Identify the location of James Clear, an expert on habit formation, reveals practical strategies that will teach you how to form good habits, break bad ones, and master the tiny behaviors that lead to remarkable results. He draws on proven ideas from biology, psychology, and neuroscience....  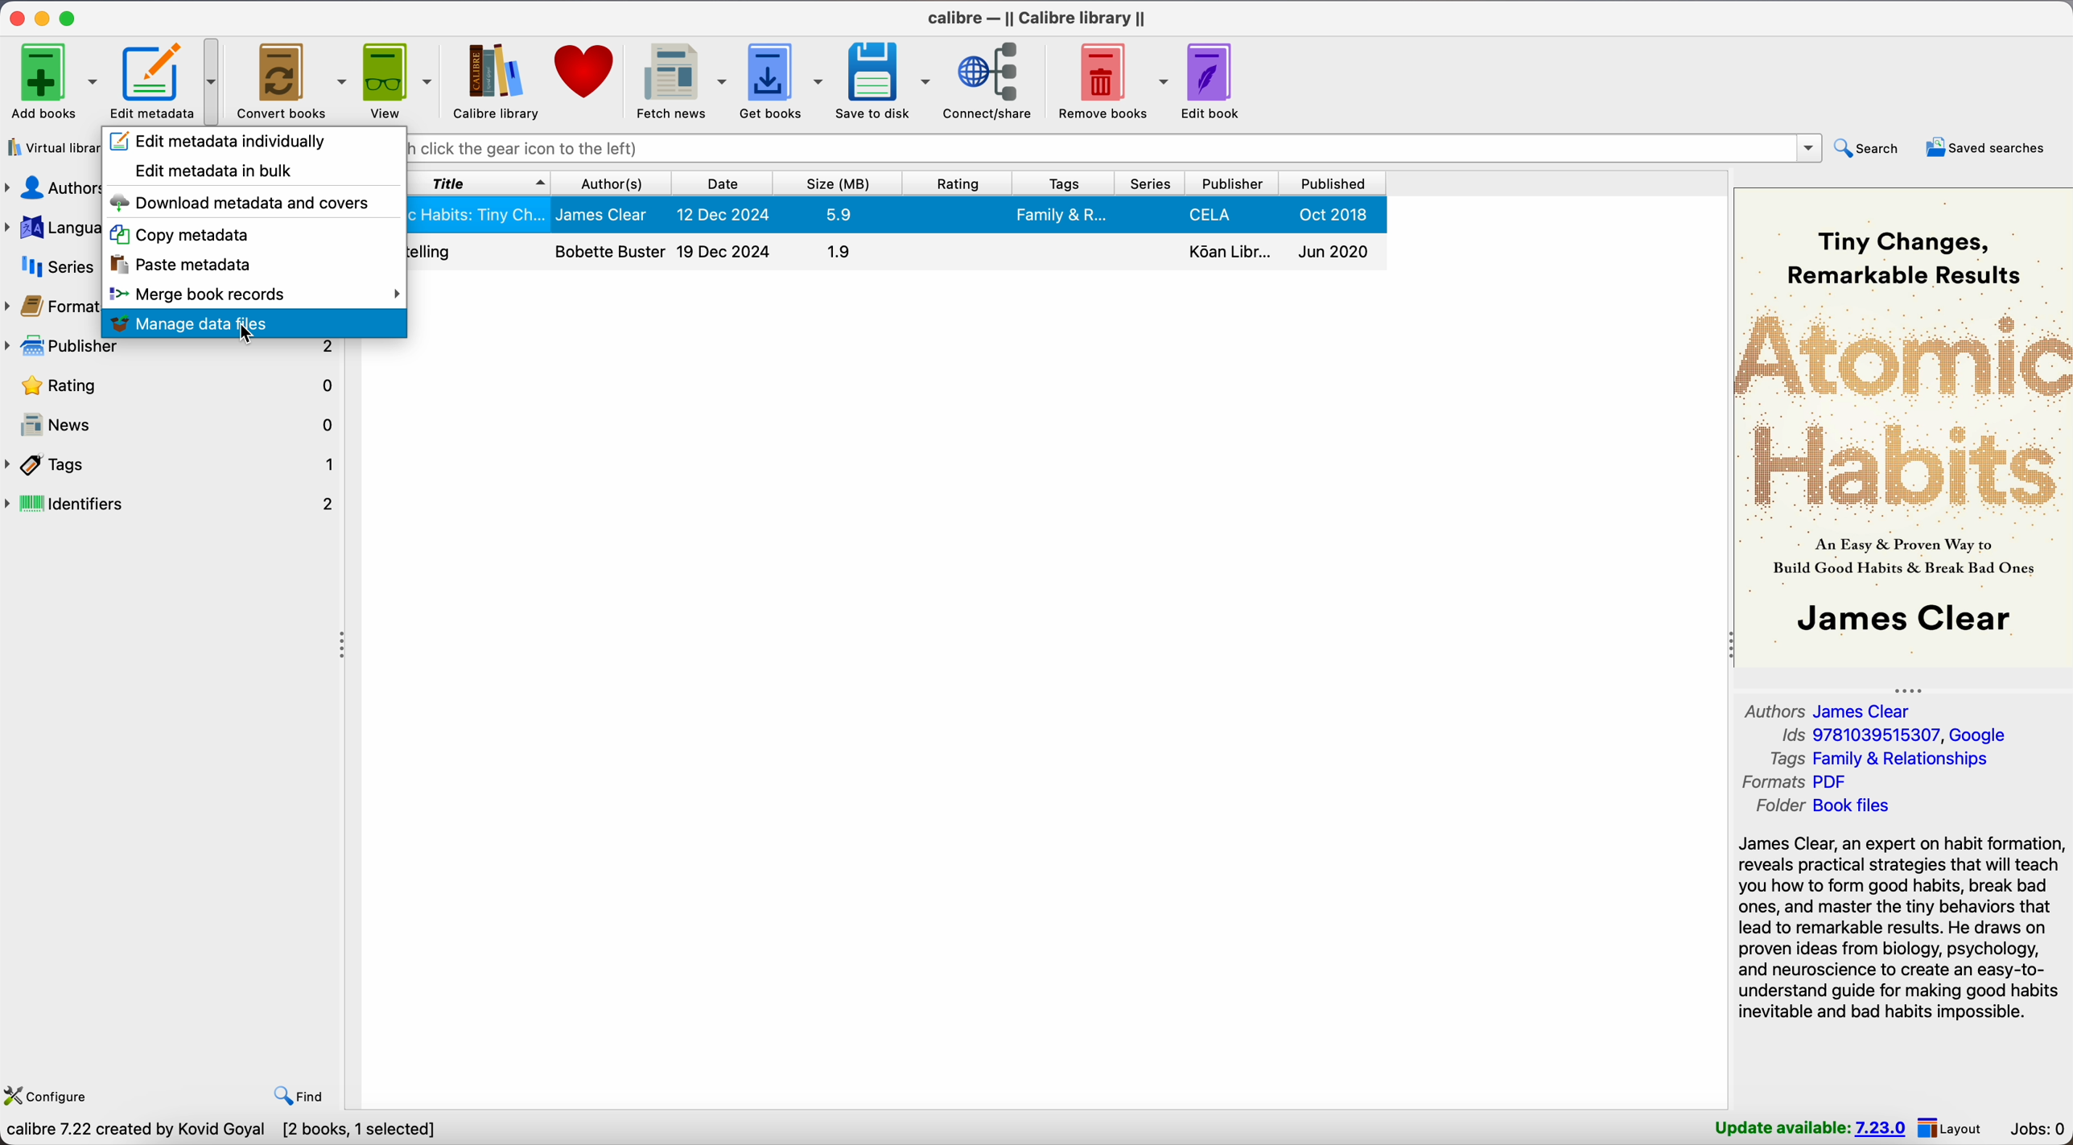
(1901, 930).